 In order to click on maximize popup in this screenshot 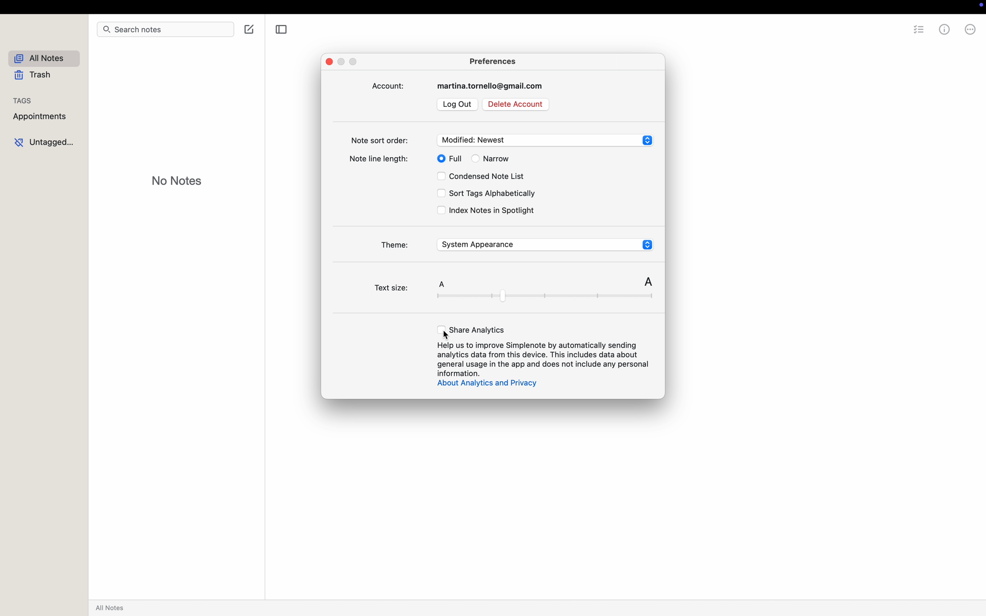, I will do `click(355, 62)`.